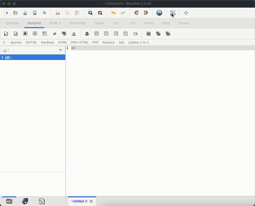  Describe the element at coordinates (123, 13) in the screenshot. I see `redo` at that location.